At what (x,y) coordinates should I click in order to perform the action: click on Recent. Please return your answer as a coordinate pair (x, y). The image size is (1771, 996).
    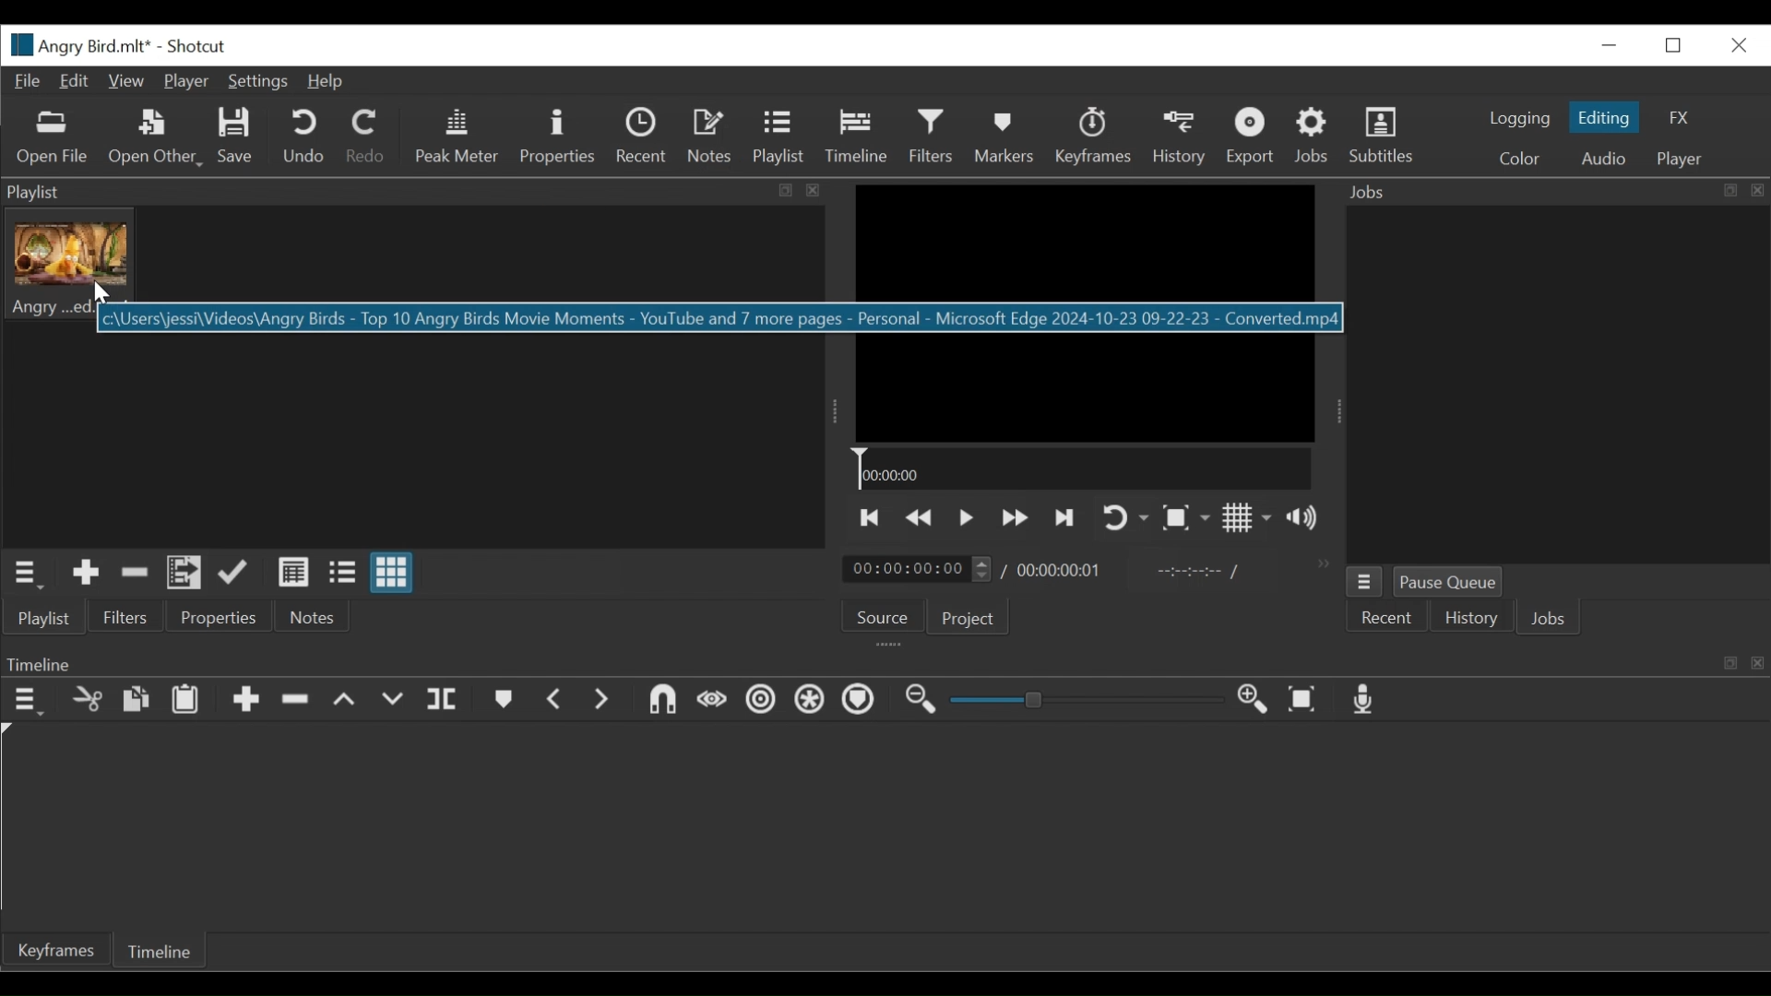
    Looking at the image, I should click on (1386, 619).